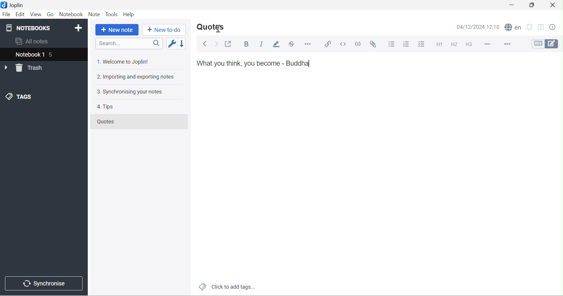 Image resolution: width=563 pixels, height=296 pixels. Describe the element at coordinates (310, 64) in the screenshot. I see `typing cursor` at that location.